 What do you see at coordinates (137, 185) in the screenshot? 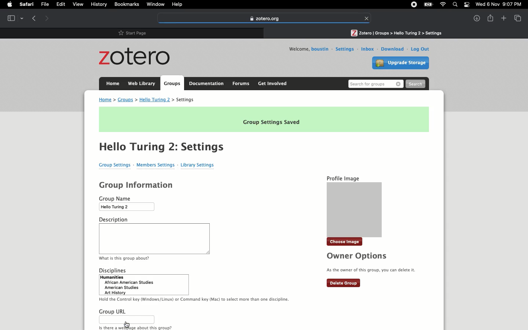
I see `Group information` at bounding box center [137, 185].